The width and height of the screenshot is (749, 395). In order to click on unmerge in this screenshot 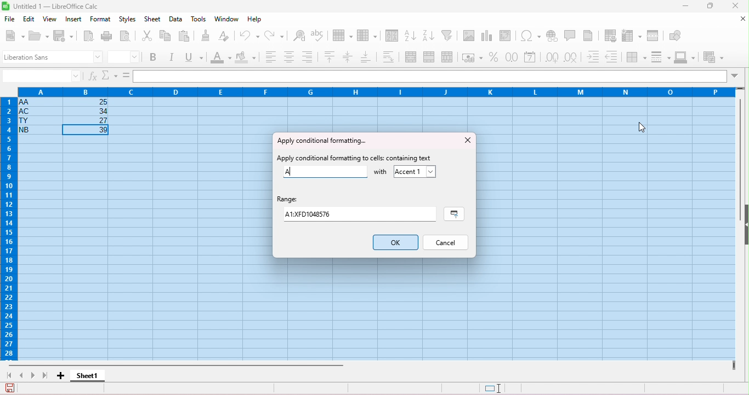, I will do `click(446, 56)`.